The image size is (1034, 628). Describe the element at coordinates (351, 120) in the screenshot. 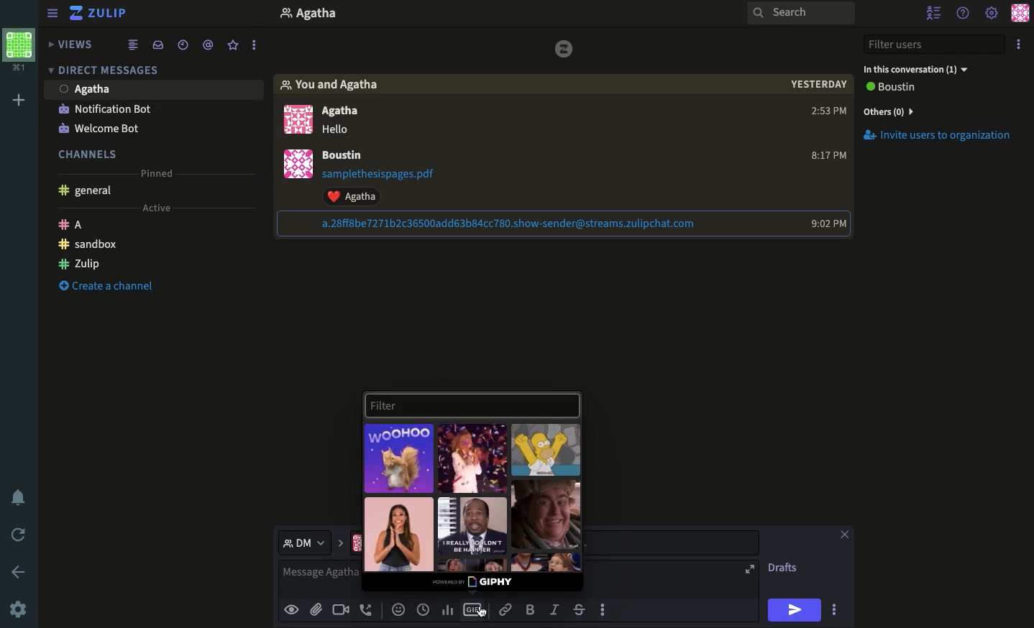

I see `User` at that location.